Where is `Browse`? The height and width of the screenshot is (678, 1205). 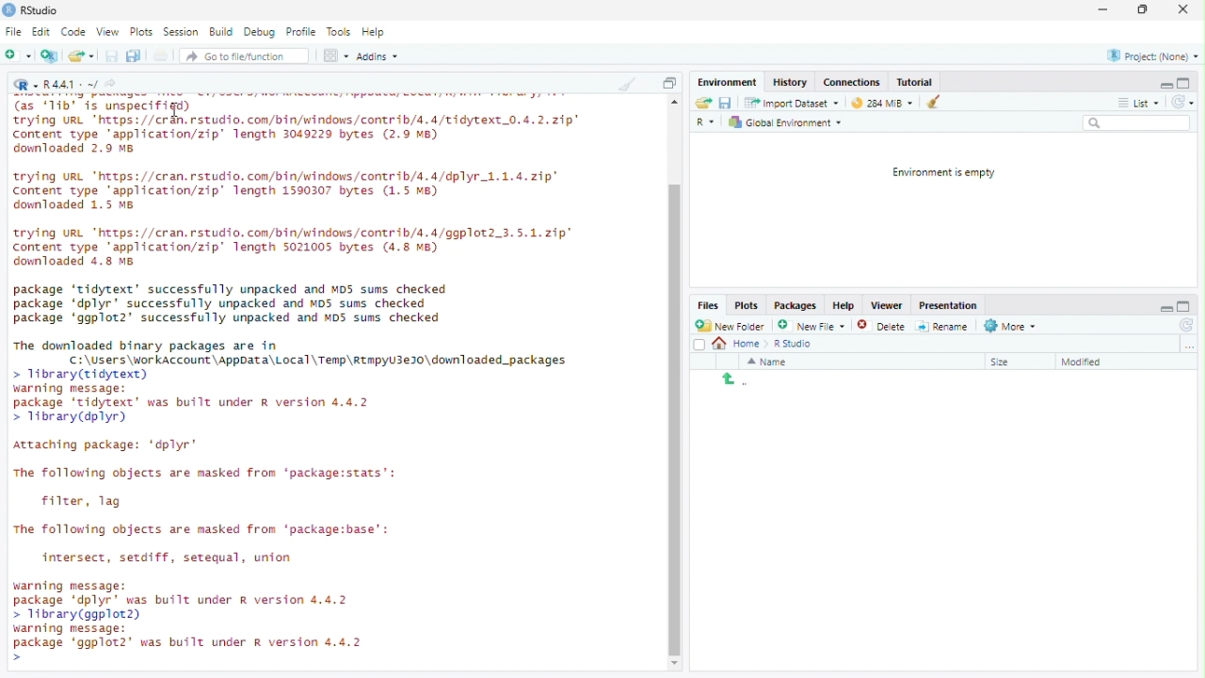
Browse is located at coordinates (1190, 346).